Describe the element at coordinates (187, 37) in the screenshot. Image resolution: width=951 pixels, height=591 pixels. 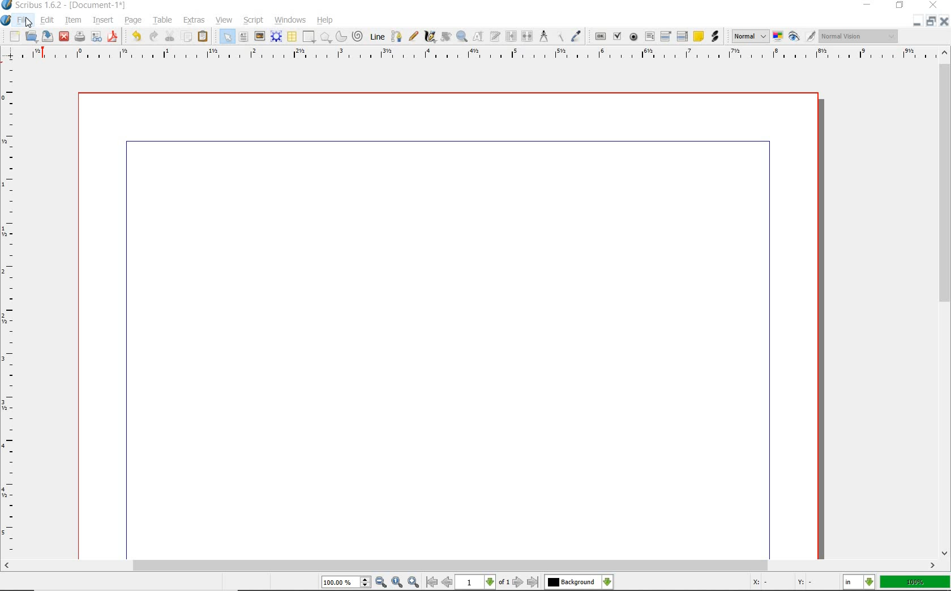
I see `copy` at that location.